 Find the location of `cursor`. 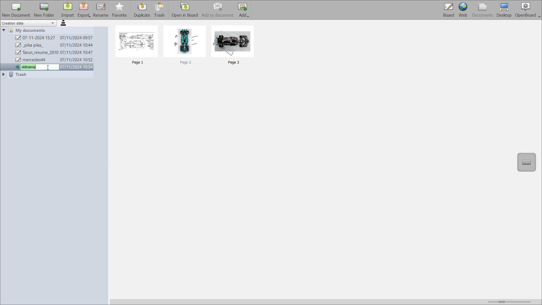

cursor is located at coordinates (48, 67).